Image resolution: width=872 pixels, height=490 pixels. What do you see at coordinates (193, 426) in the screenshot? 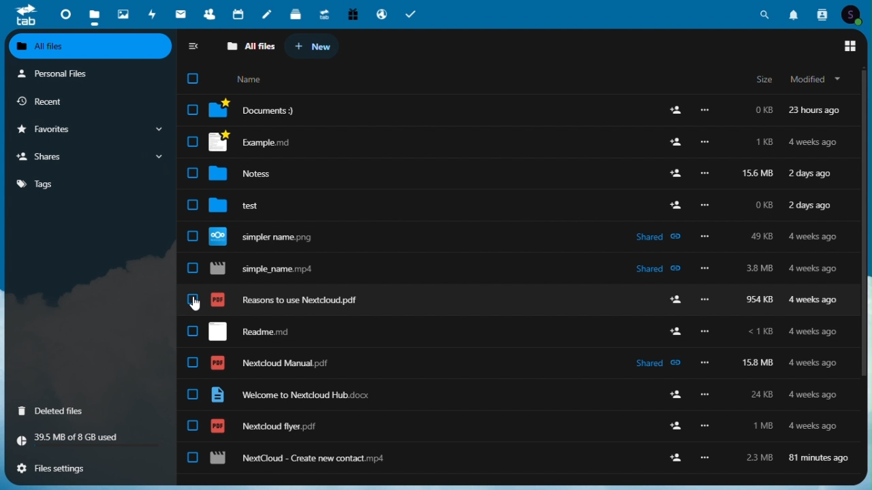
I see `checkbox` at bounding box center [193, 426].